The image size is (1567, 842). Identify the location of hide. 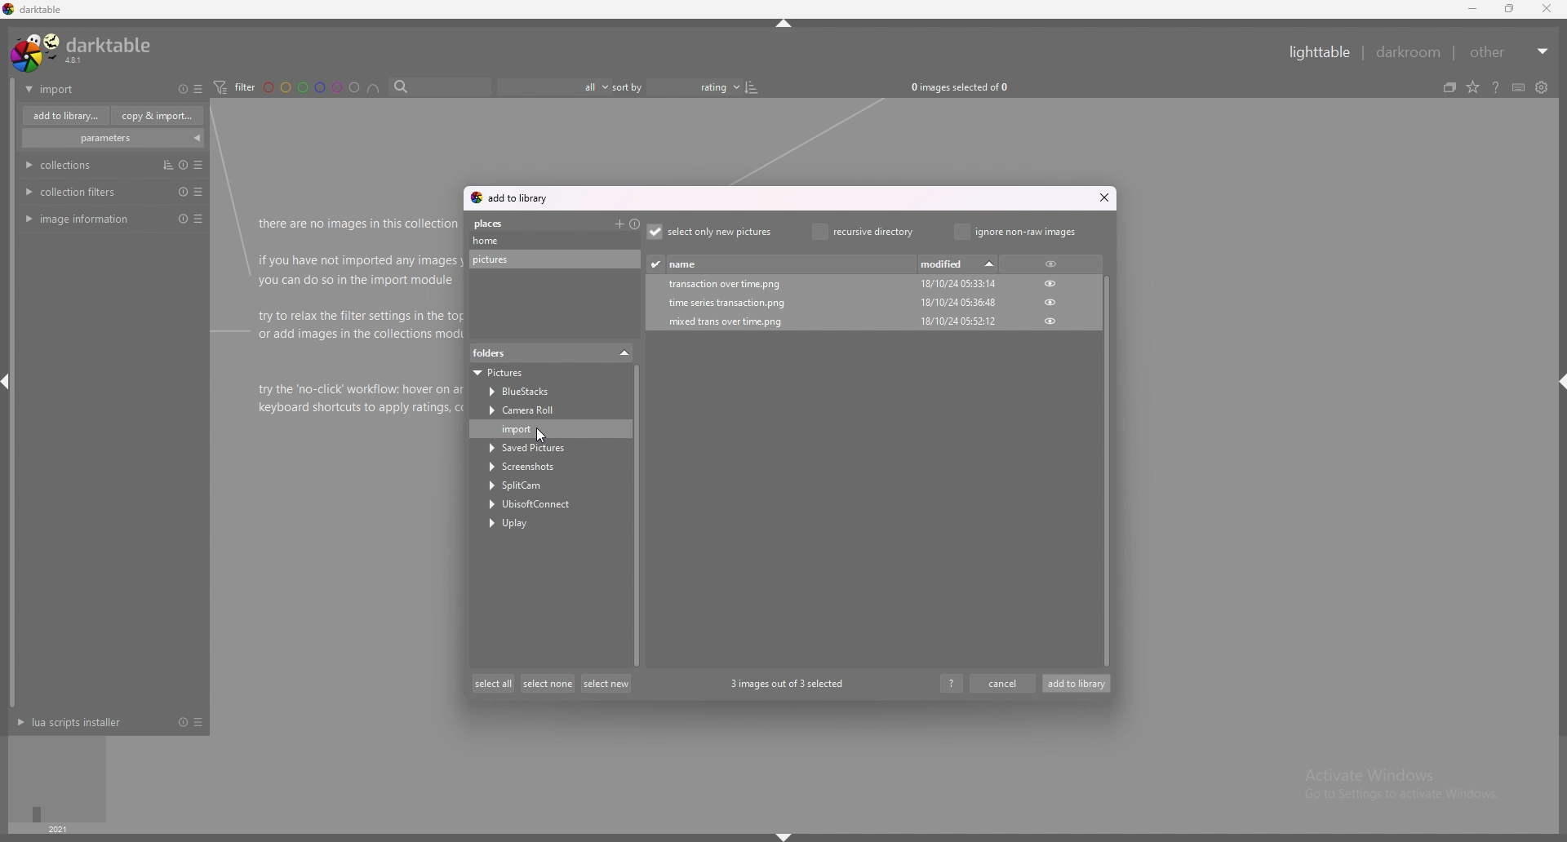
(1052, 264).